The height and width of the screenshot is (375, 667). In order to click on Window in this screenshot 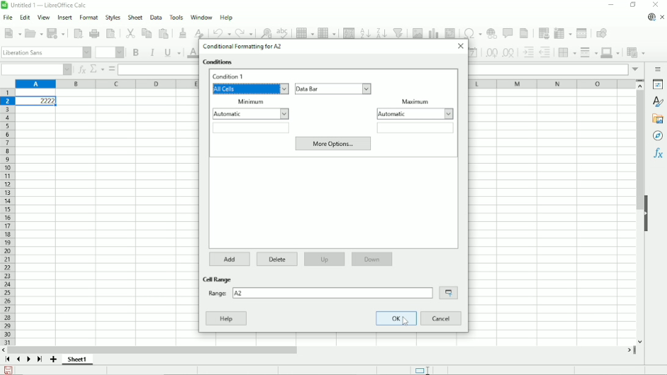, I will do `click(202, 17)`.